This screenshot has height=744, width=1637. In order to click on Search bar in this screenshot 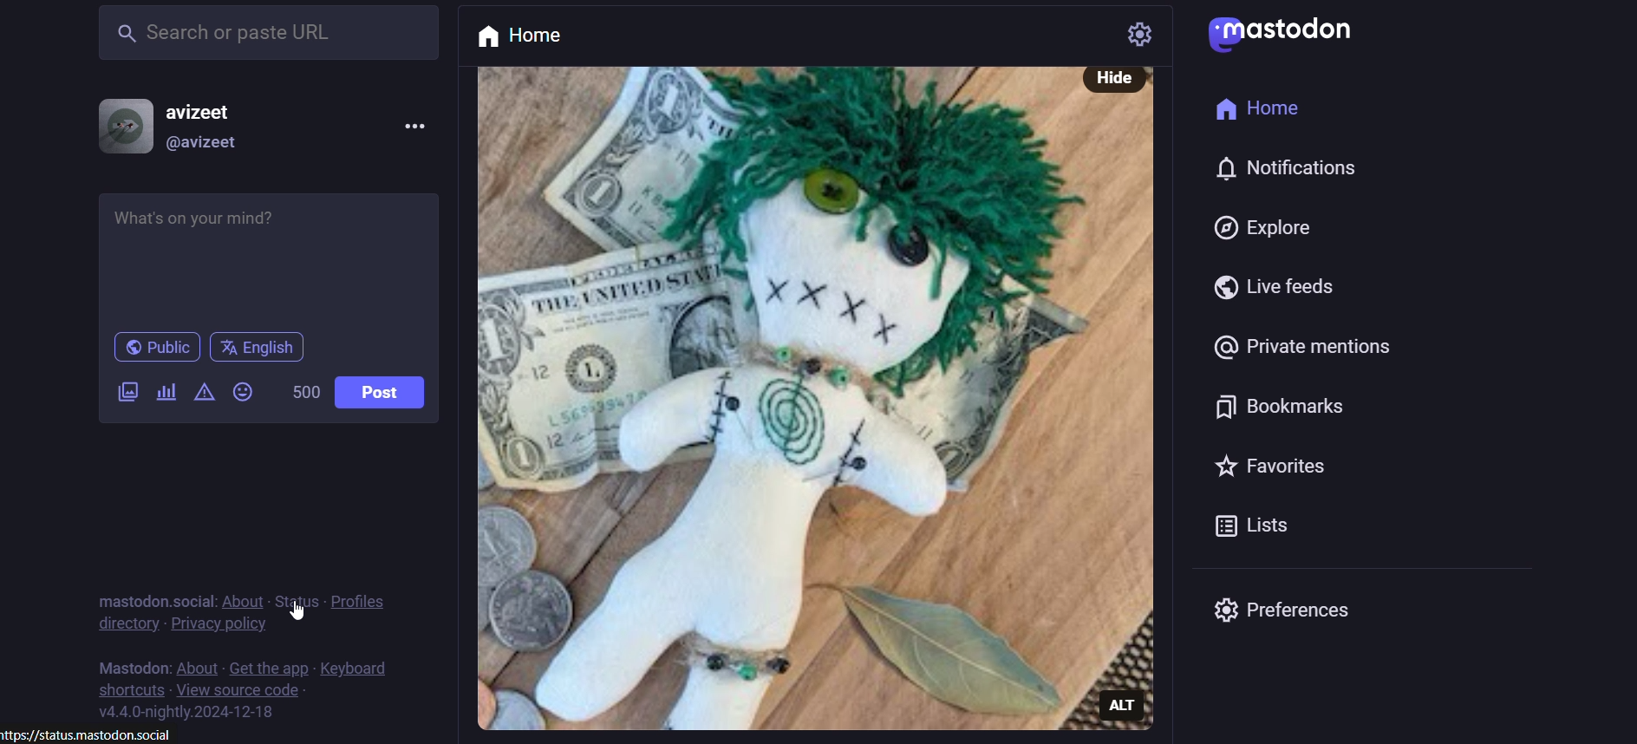, I will do `click(267, 38)`.